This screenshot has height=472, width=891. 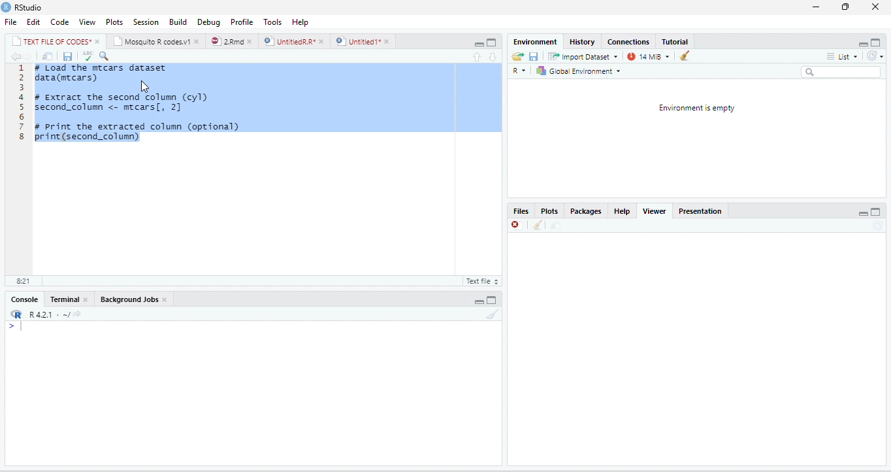 What do you see at coordinates (226, 41) in the screenshot?
I see `2Rmd` at bounding box center [226, 41].